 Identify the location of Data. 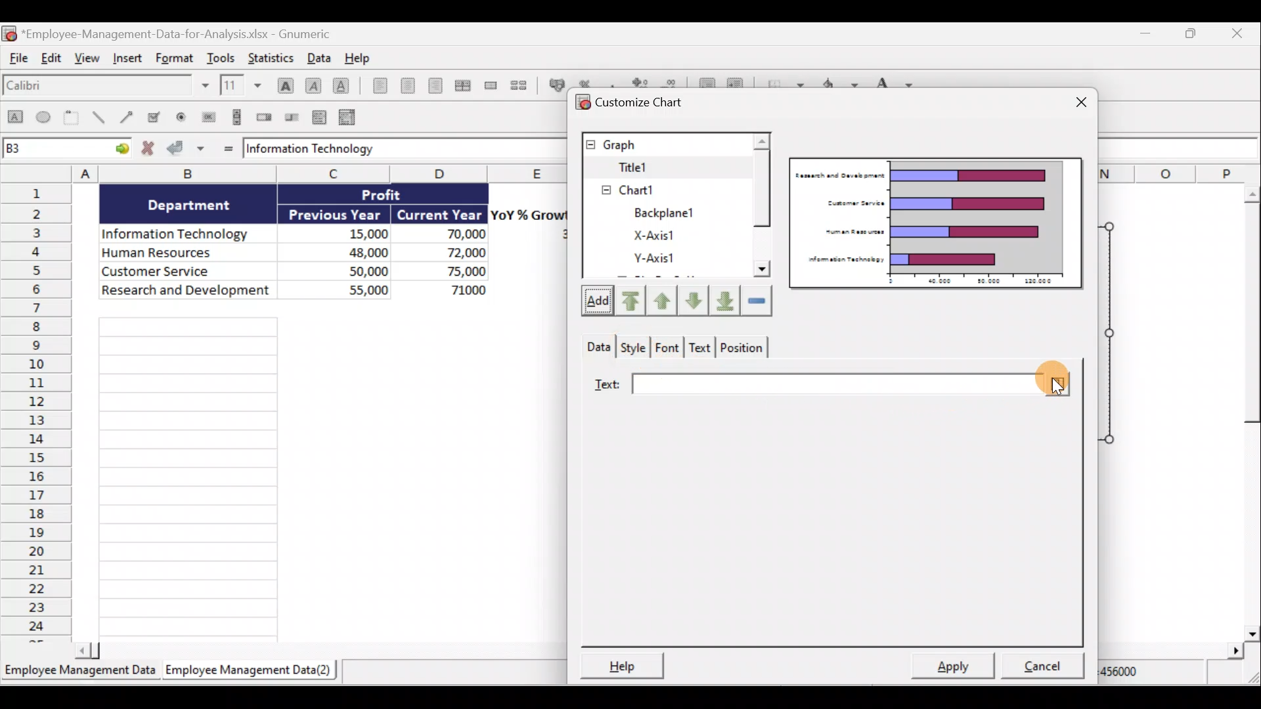
(596, 345).